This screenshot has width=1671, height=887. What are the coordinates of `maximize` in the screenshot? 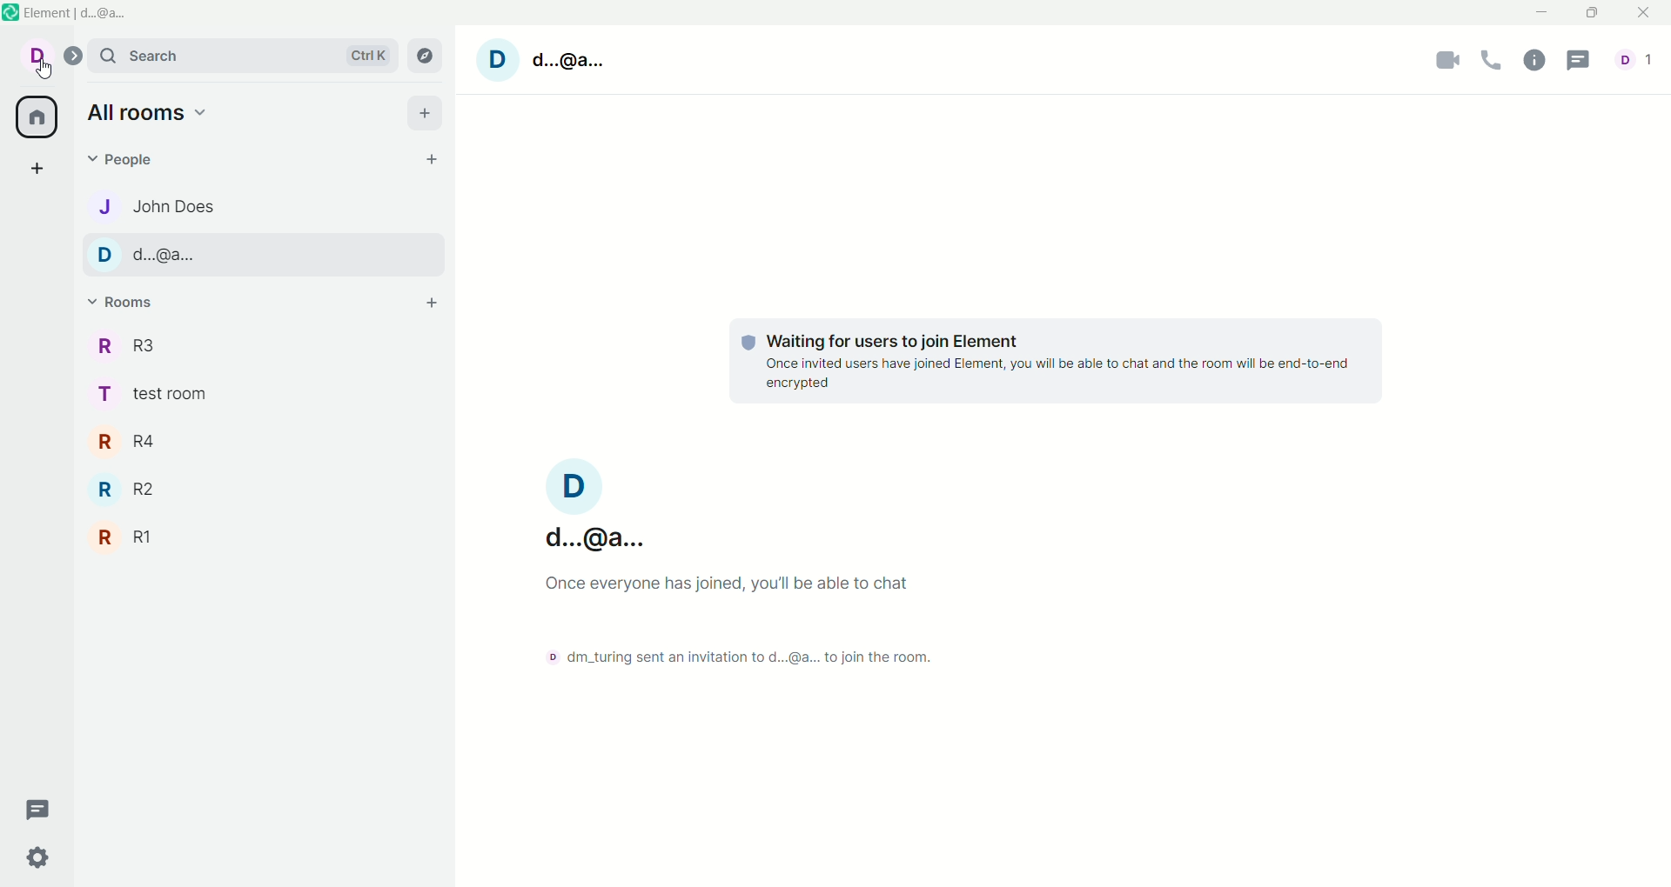 It's located at (1591, 13).